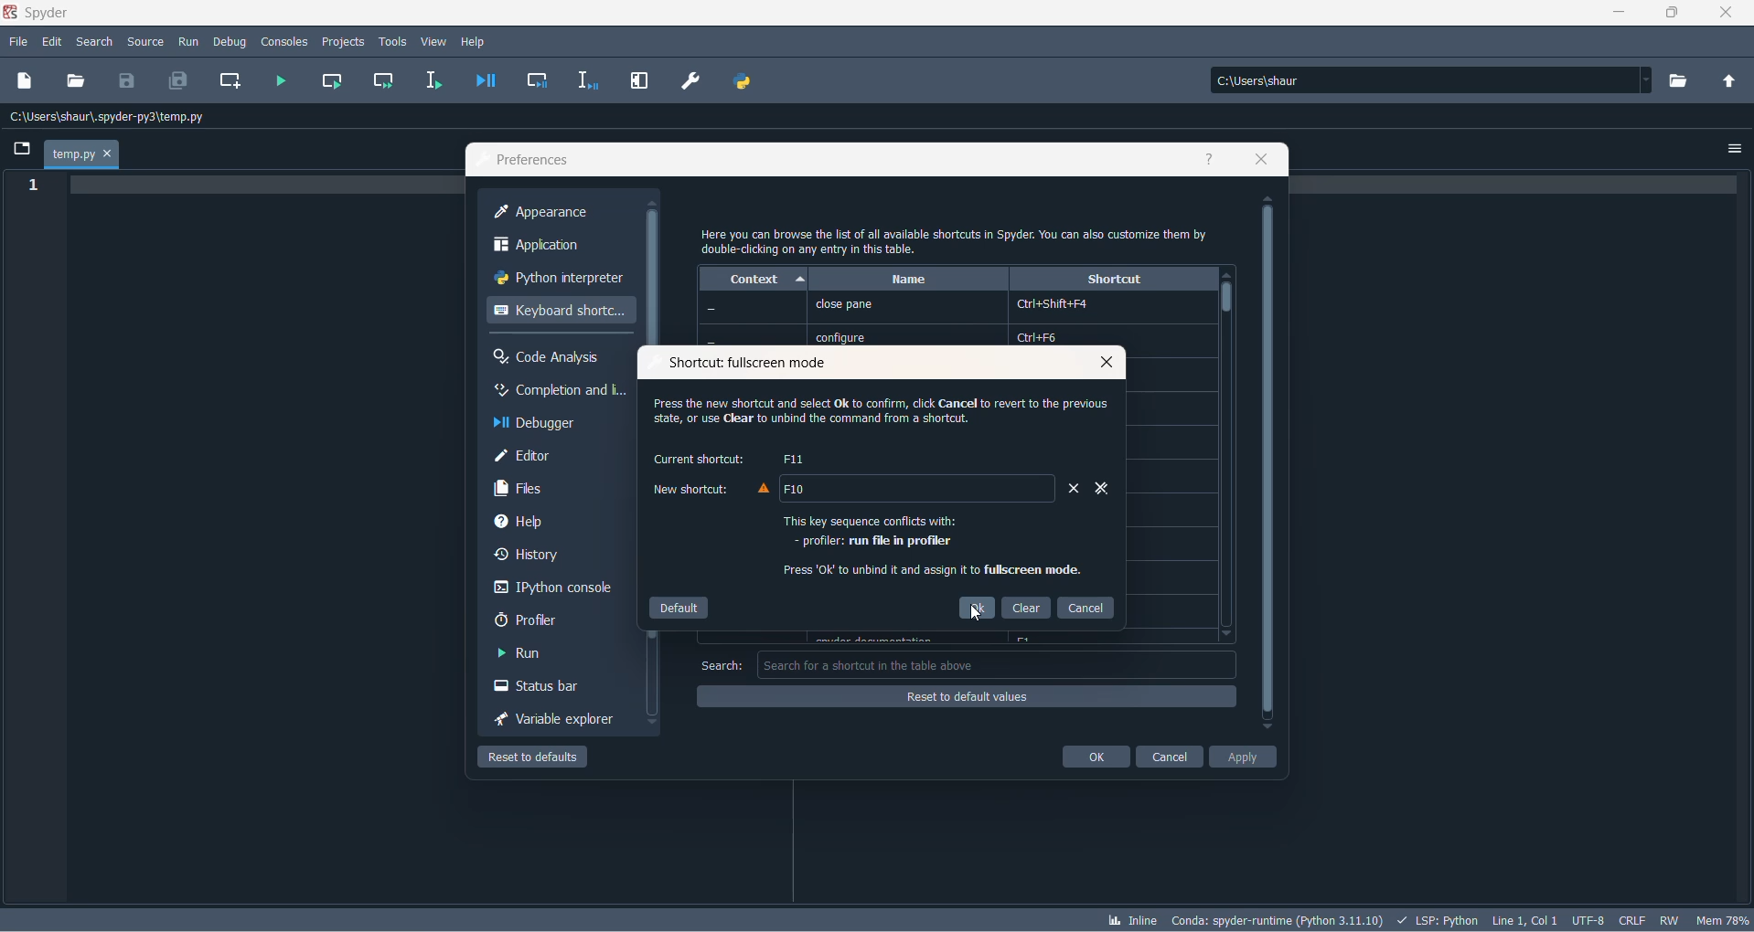  I want to click on remove all, so click(1098, 490).